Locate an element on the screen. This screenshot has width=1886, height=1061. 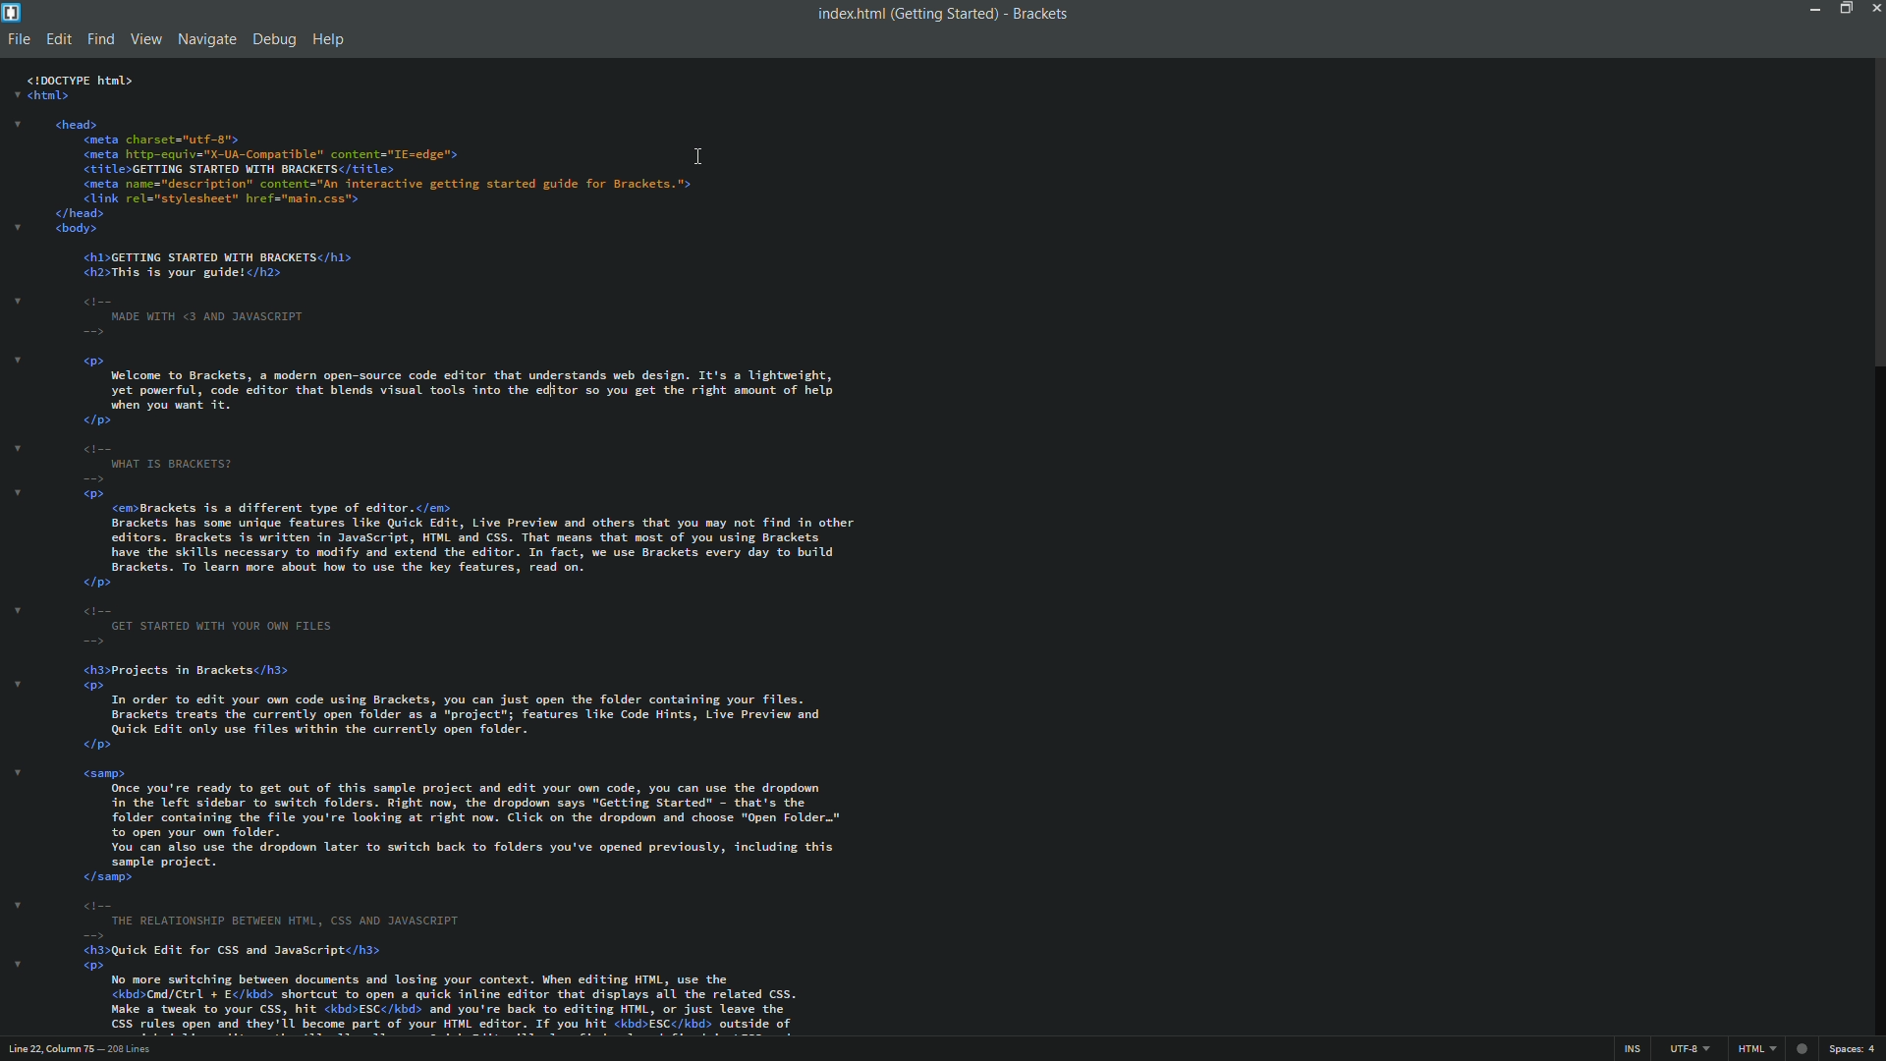
icon is located at coordinates (1803, 1049).